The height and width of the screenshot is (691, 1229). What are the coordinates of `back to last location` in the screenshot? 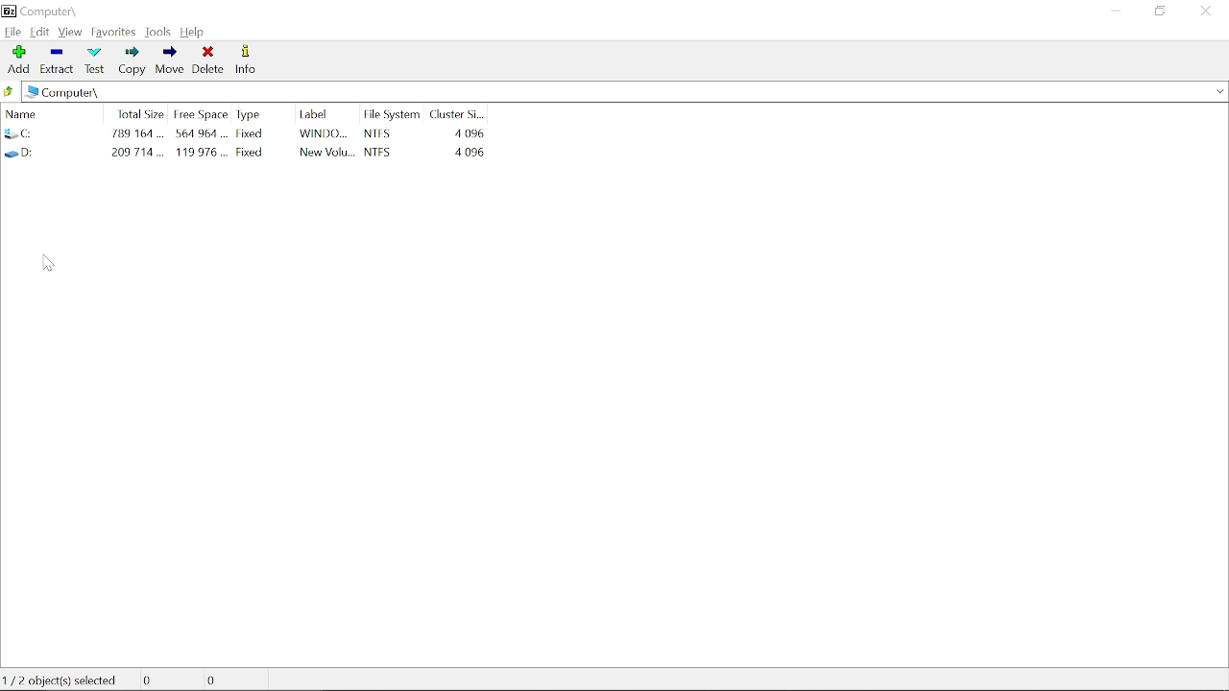 It's located at (11, 93).